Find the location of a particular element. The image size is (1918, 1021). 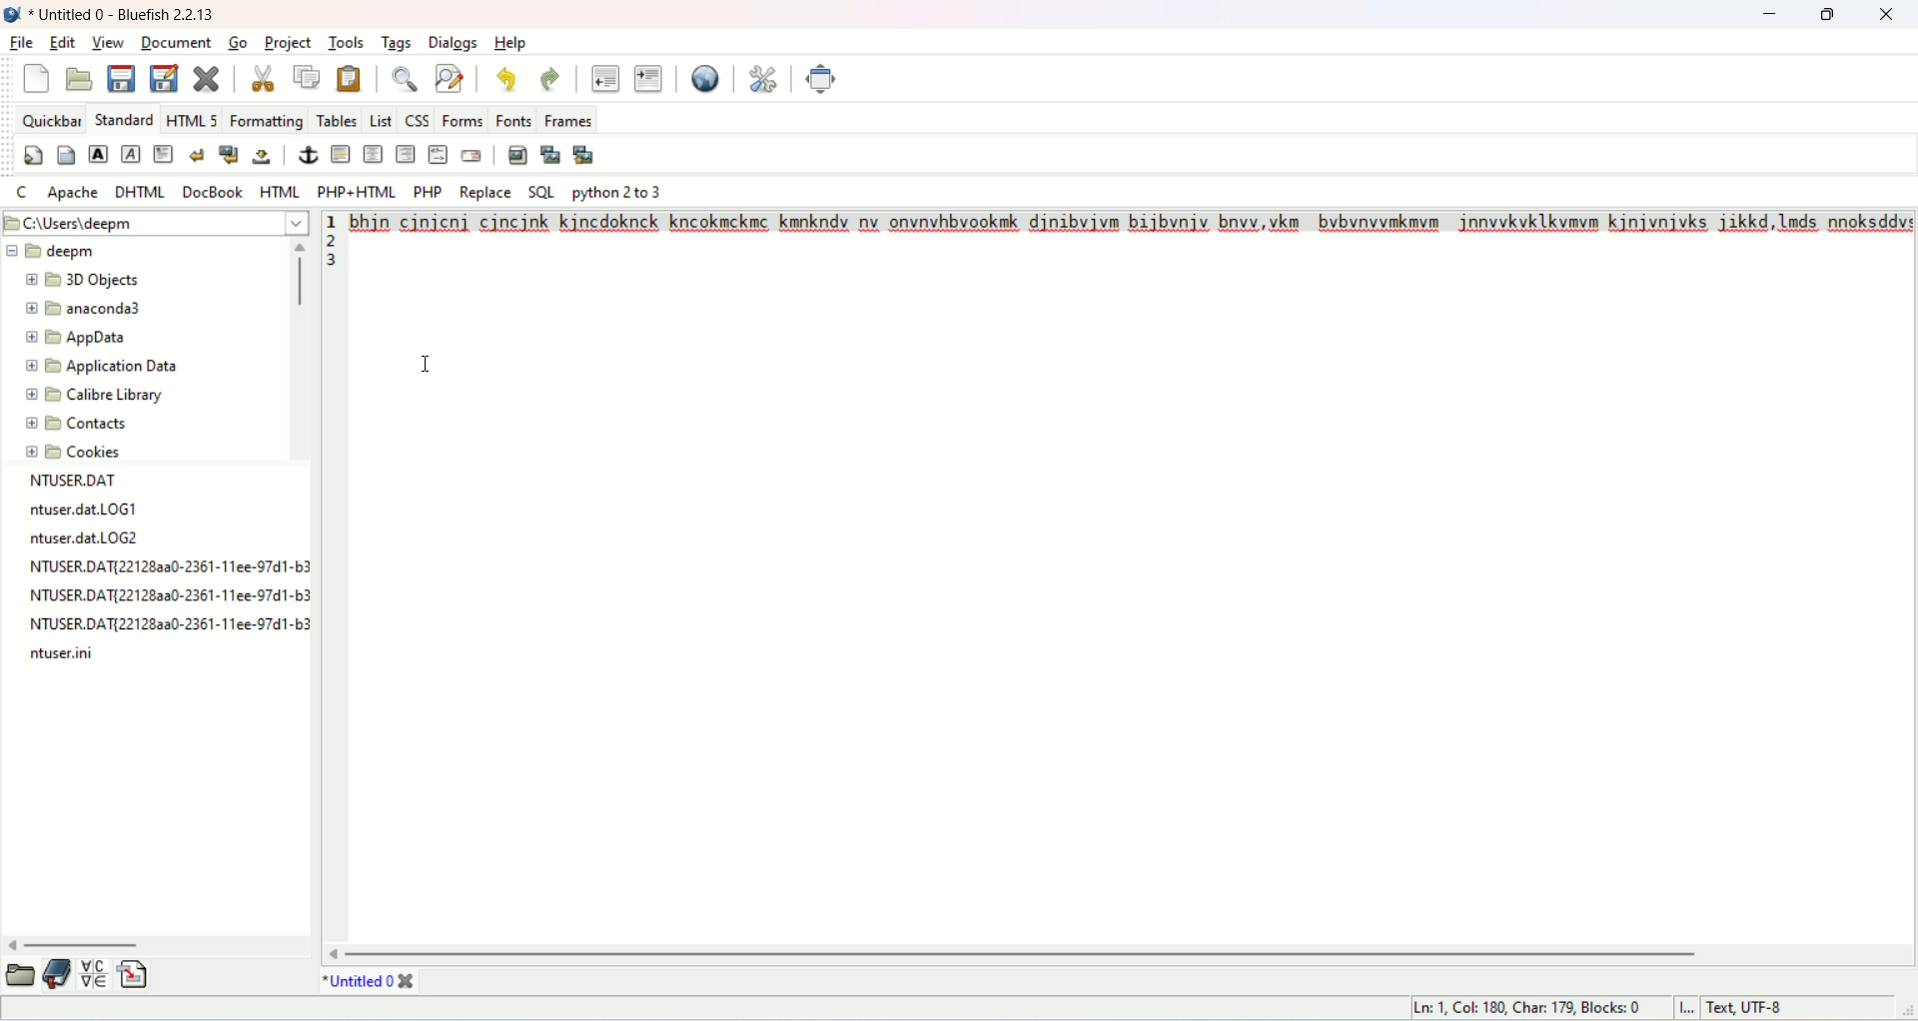

file is located at coordinates (25, 45).